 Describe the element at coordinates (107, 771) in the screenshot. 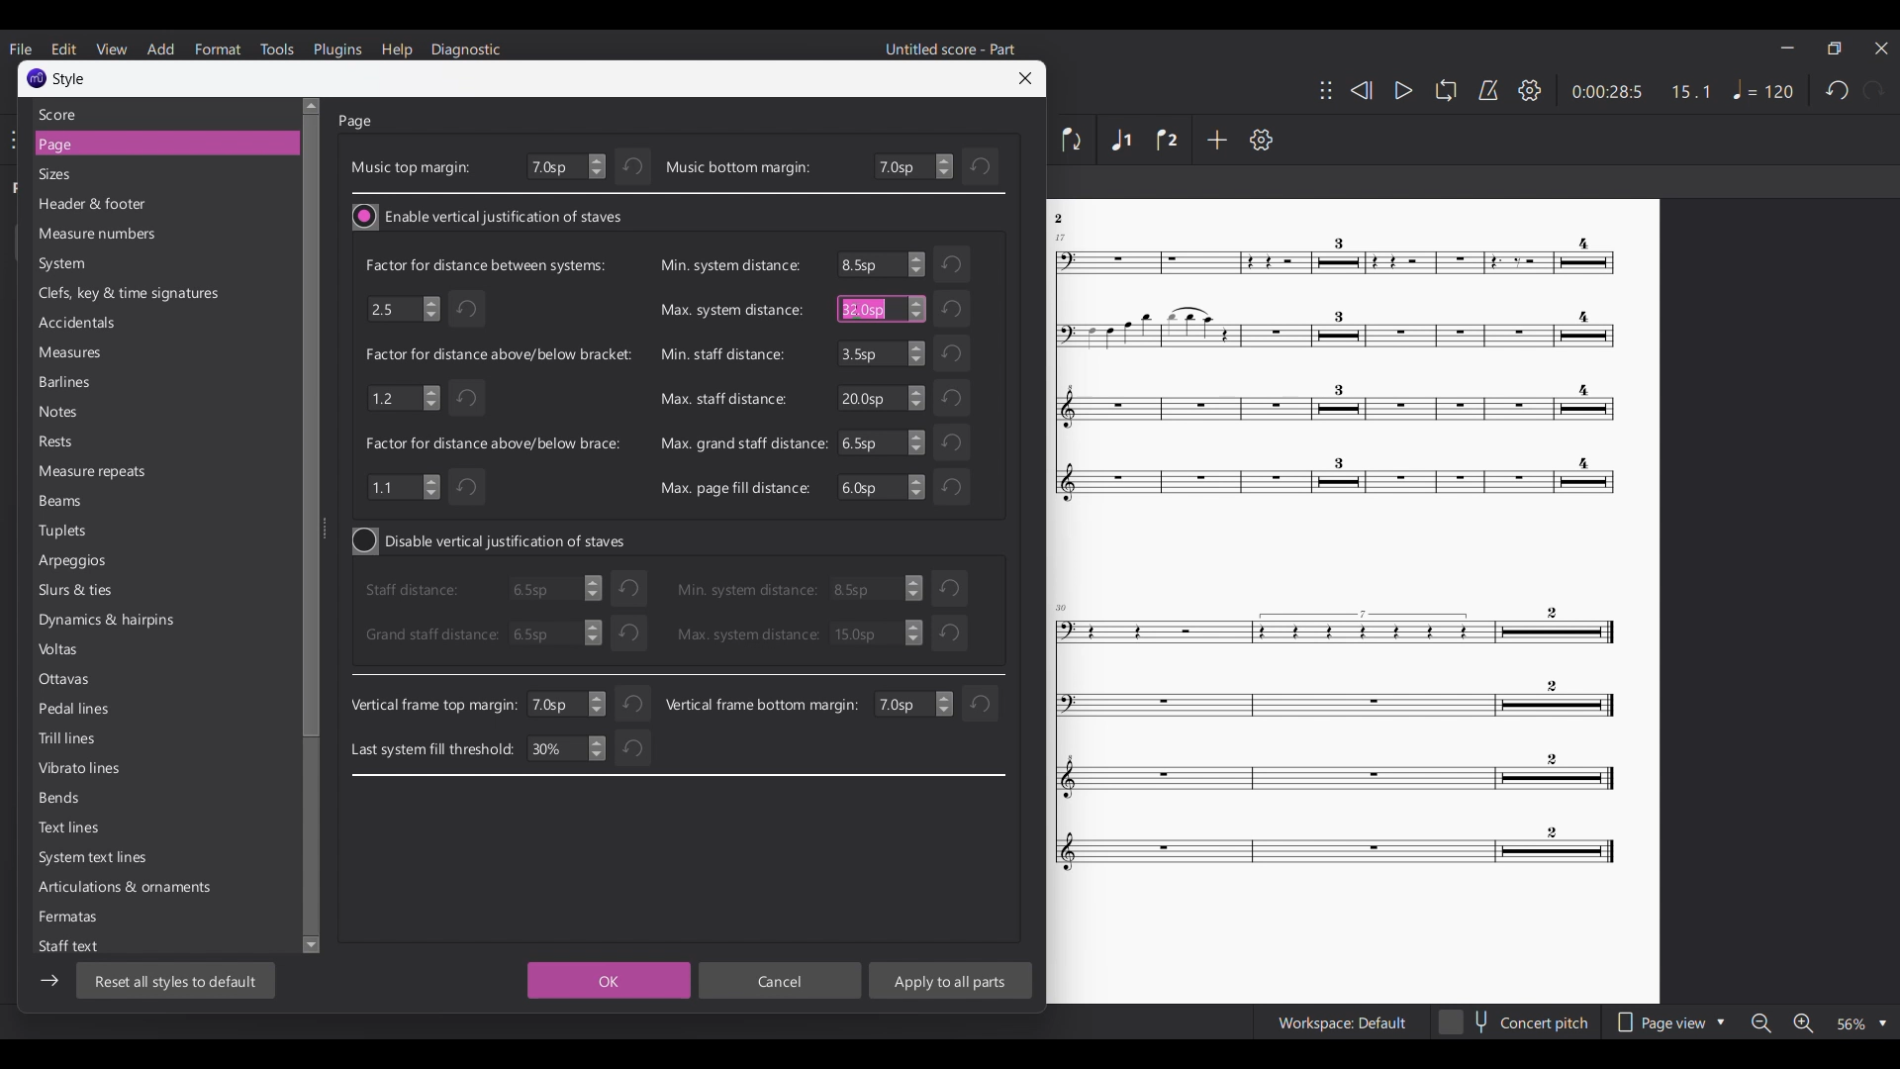

I see `Vibrato lines` at that location.